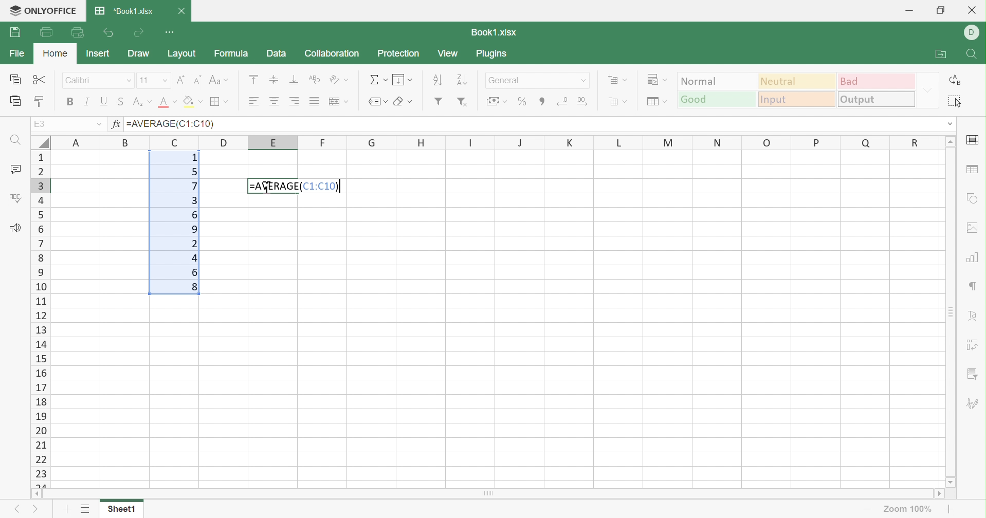  Describe the element at coordinates (45, 32) in the screenshot. I see `Print` at that location.